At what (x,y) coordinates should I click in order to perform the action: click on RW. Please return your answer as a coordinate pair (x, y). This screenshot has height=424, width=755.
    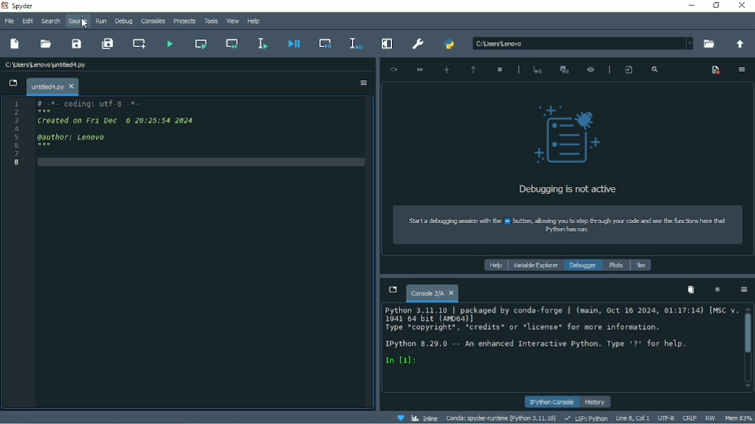
    Looking at the image, I should click on (711, 418).